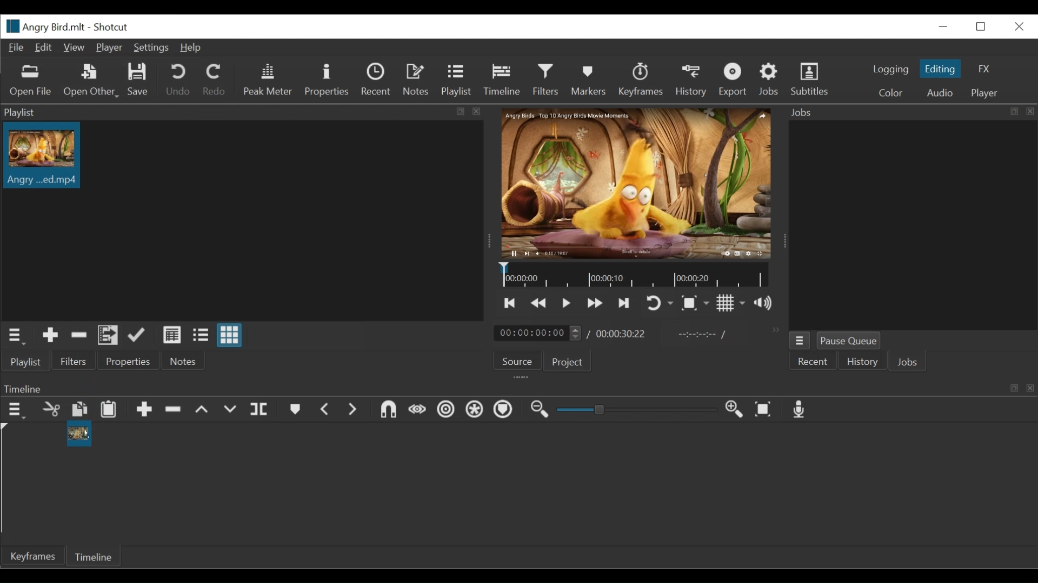  What do you see at coordinates (982, 93) in the screenshot?
I see `player` at bounding box center [982, 93].